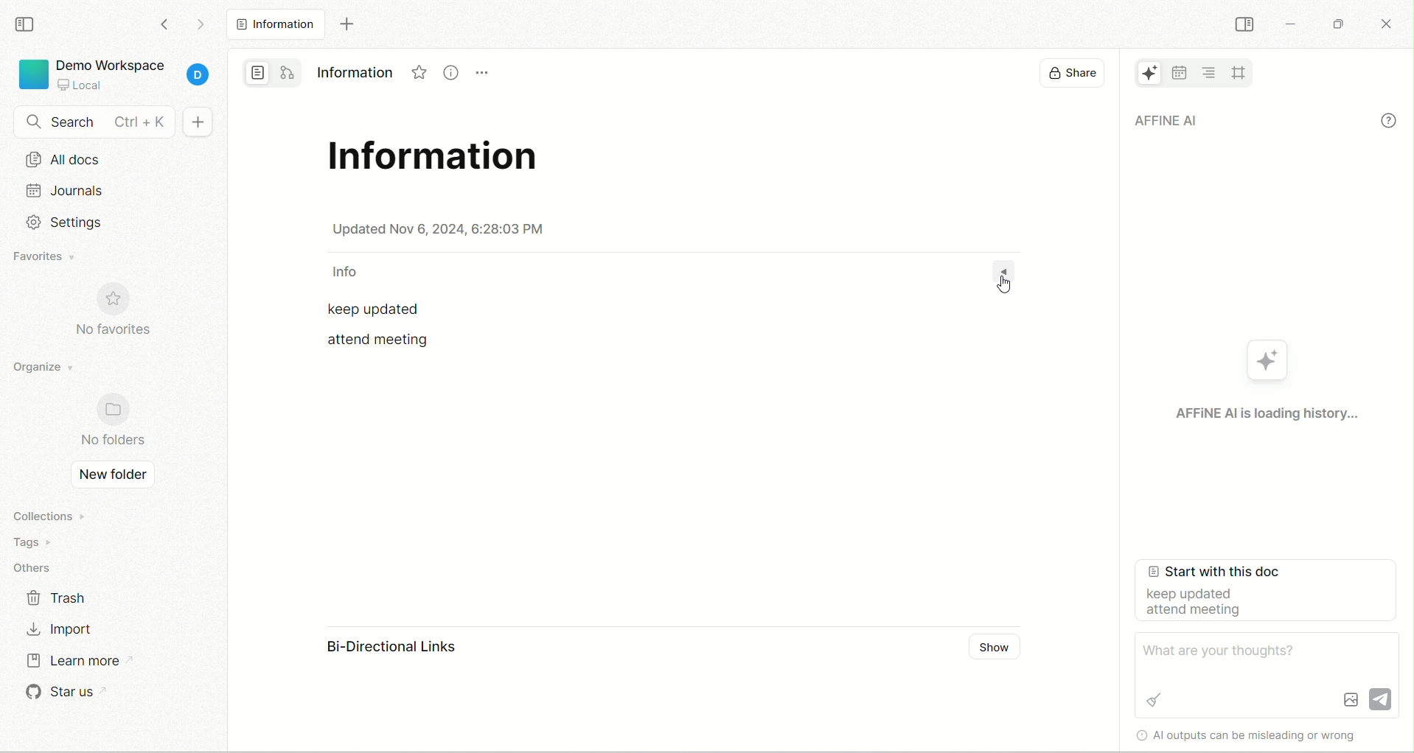 This screenshot has height=753, width=1414. I want to click on page mode, so click(257, 73).